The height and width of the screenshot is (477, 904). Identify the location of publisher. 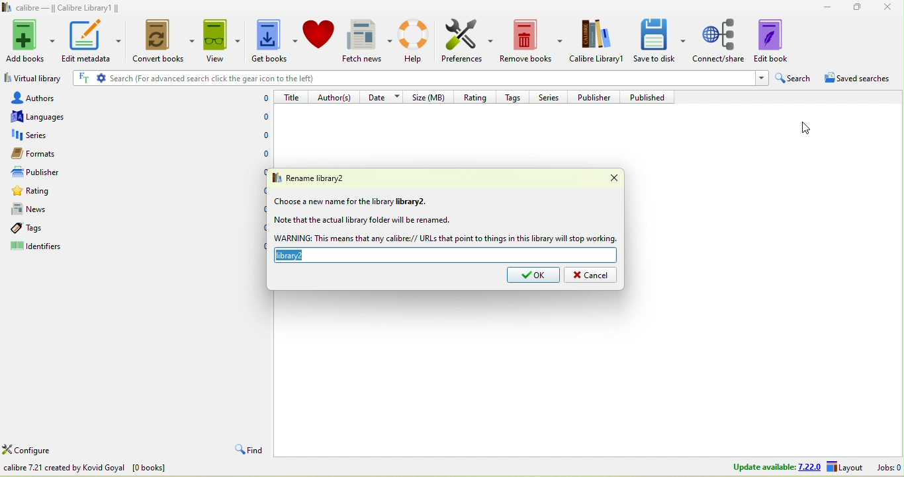
(598, 96).